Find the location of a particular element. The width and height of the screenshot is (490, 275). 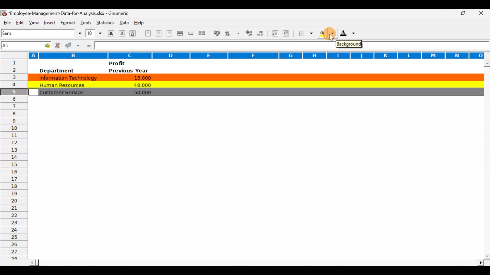

Underline is located at coordinates (134, 33).